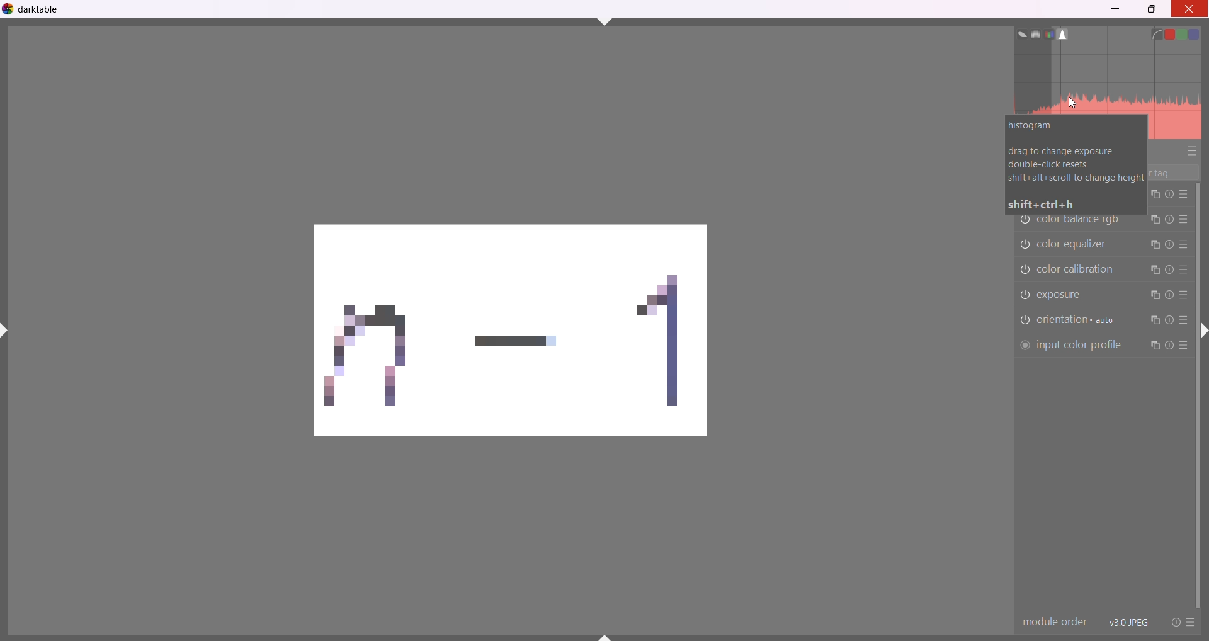 The width and height of the screenshot is (1209, 641). Describe the element at coordinates (606, 637) in the screenshot. I see `shift+ctrl+b` at that location.